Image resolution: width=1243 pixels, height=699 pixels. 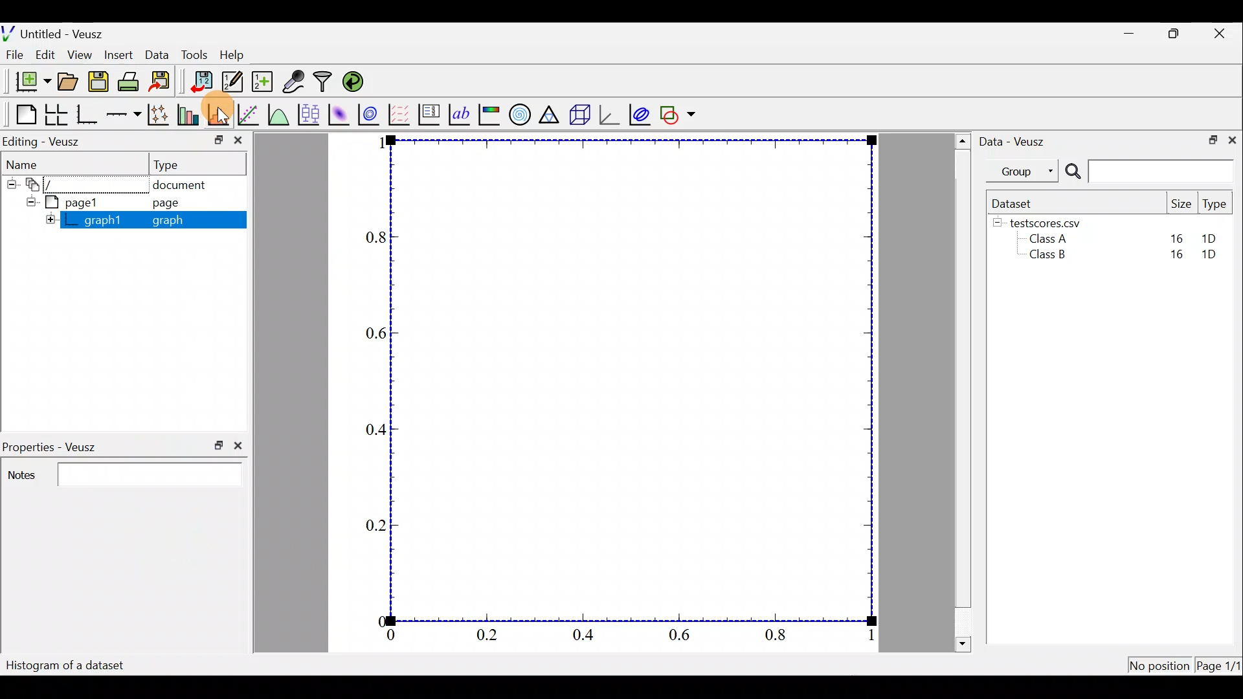 I want to click on 0.6, so click(x=372, y=332).